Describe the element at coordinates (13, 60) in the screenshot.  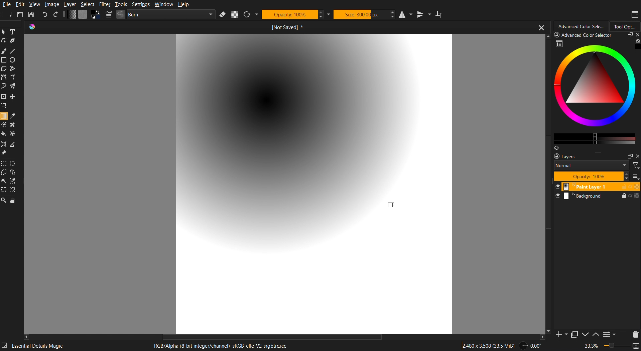
I see `Circle` at that location.